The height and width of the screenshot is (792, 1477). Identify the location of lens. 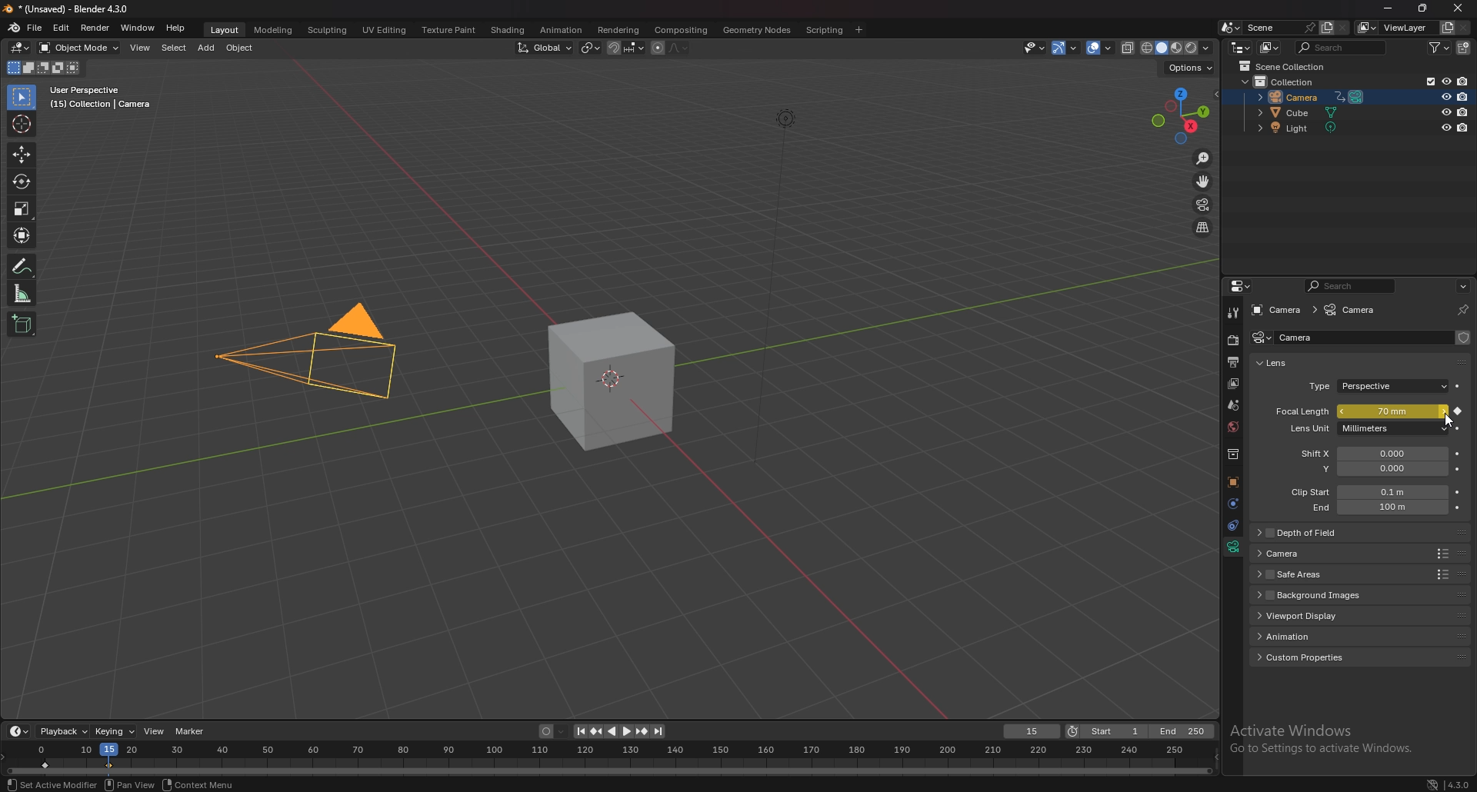
(1282, 364).